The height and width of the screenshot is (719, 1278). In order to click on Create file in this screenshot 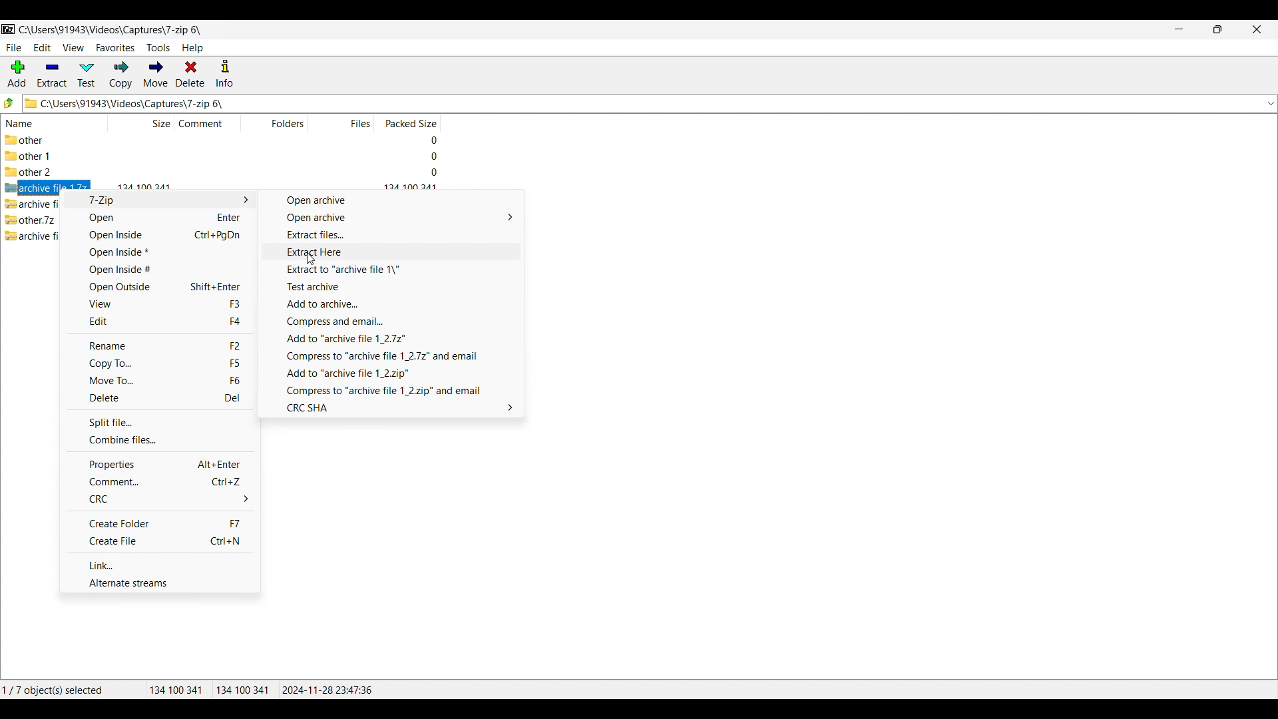, I will do `click(160, 541)`.